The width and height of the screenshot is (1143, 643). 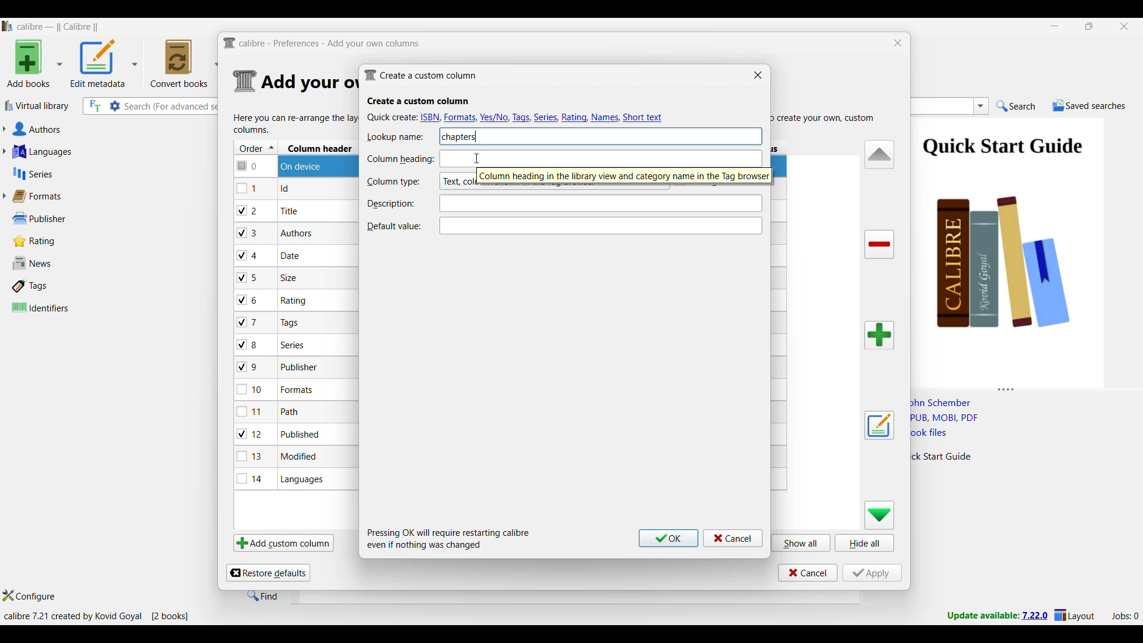 I want to click on Advanced search, so click(x=115, y=106).